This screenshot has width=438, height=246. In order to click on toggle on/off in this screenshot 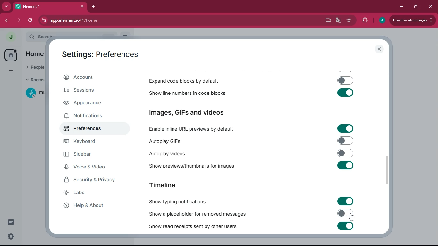, I will do `click(345, 226)`.